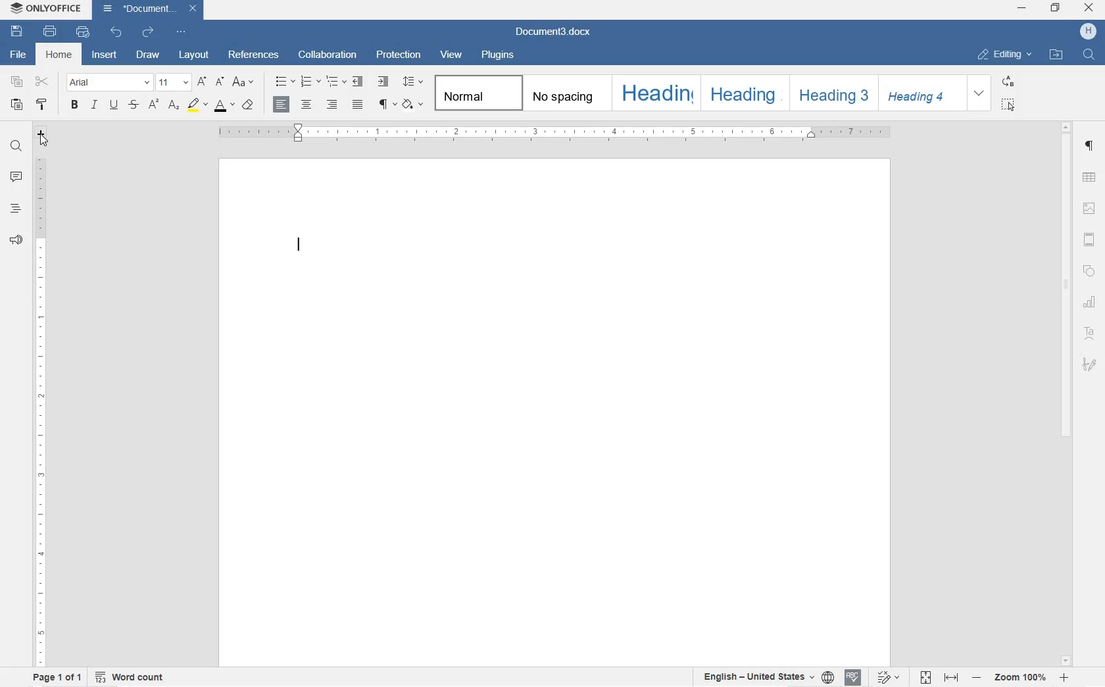 This screenshot has width=1105, height=687. I want to click on HP, so click(1087, 32).